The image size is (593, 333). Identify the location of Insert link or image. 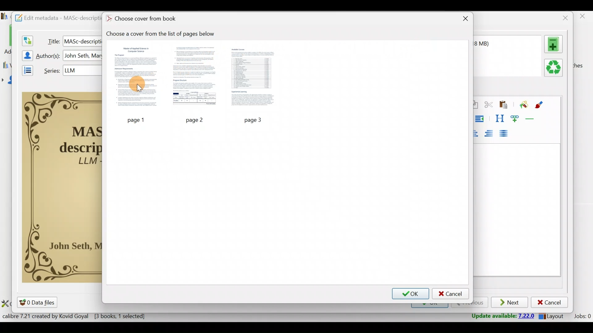
(516, 118).